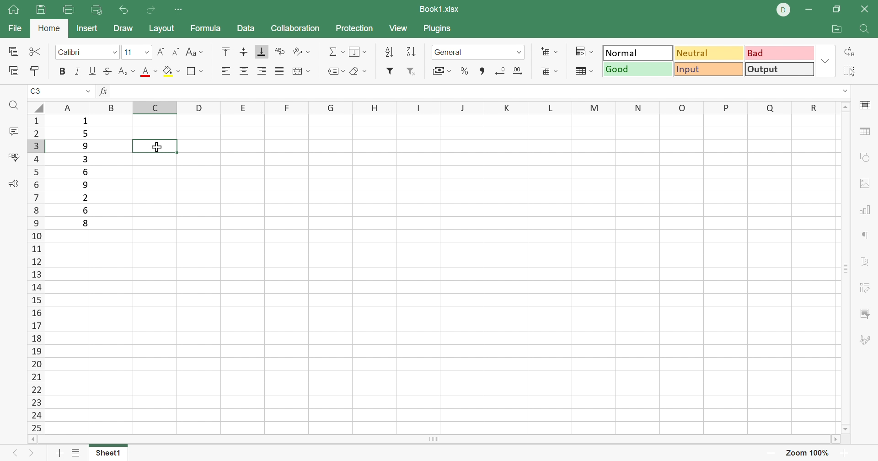  I want to click on 1, so click(84, 122).